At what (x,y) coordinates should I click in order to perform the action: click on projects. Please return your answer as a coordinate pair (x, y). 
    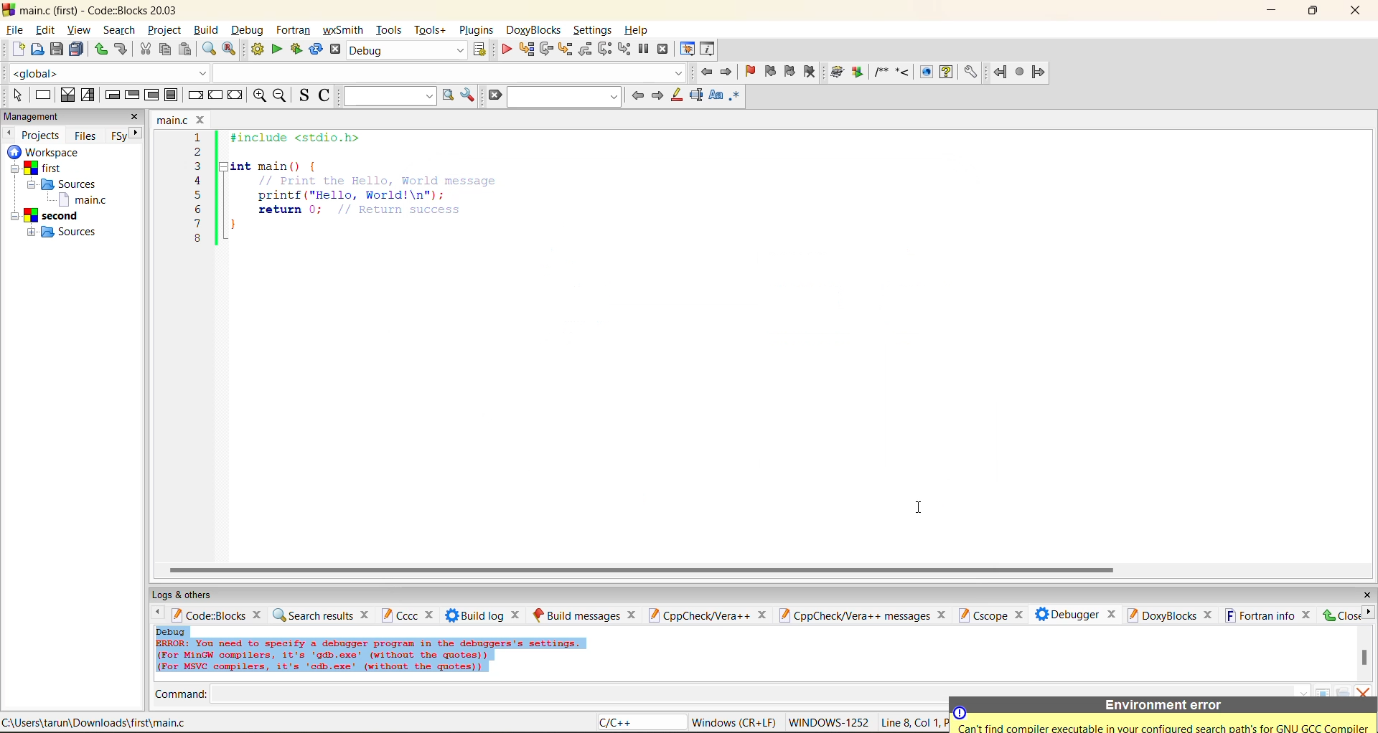
    Looking at the image, I should click on (42, 135).